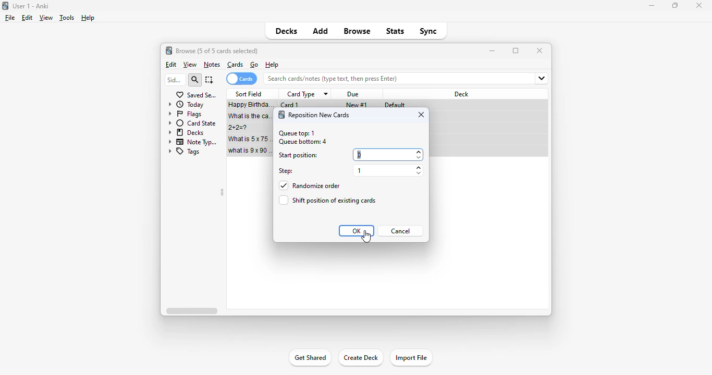  I want to click on sync, so click(429, 31).